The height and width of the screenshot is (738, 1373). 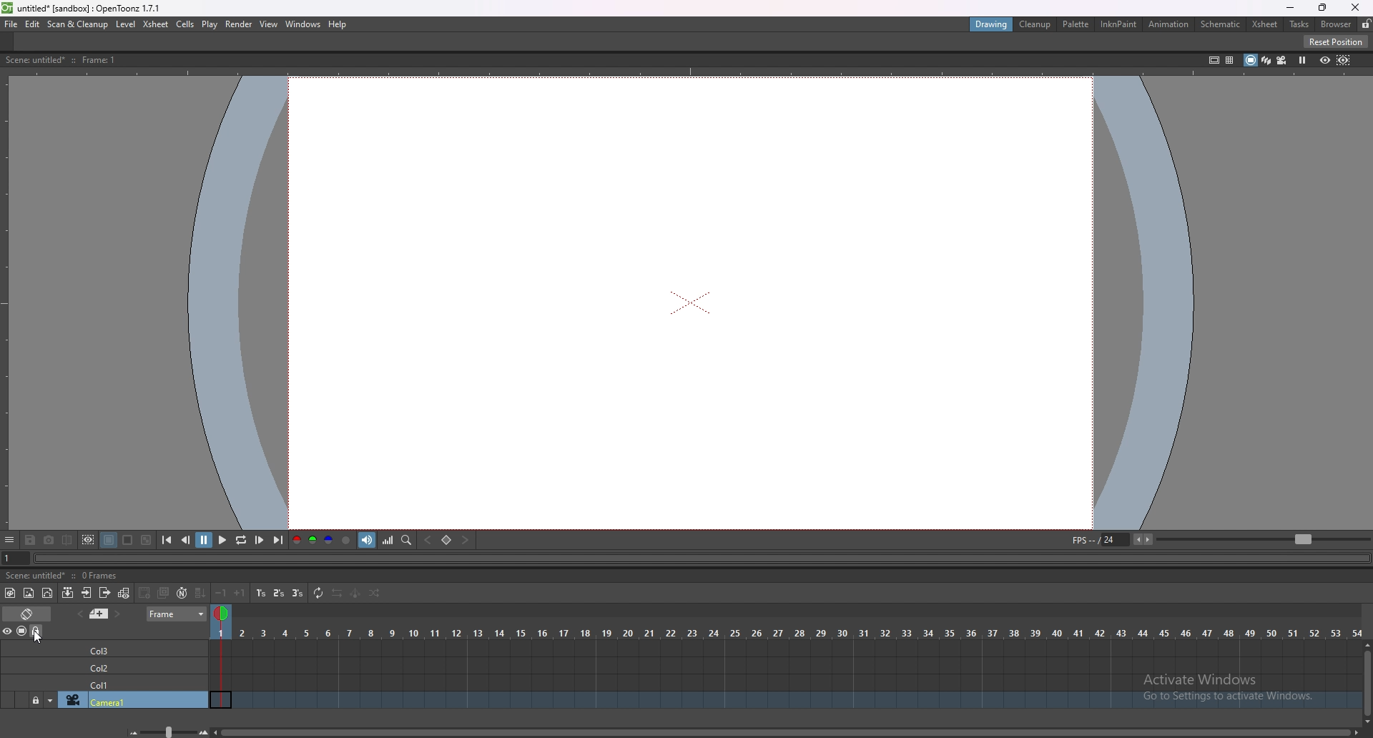 What do you see at coordinates (87, 60) in the screenshot?
I see `description` at bounding box center [87, 60].